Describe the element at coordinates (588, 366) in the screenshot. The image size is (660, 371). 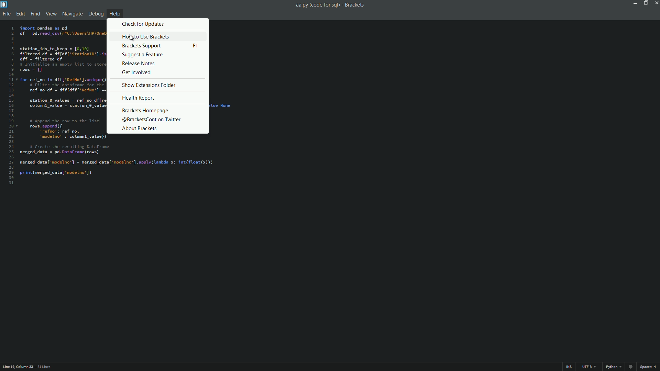
I see `line encoding - UTF-8` at that location.